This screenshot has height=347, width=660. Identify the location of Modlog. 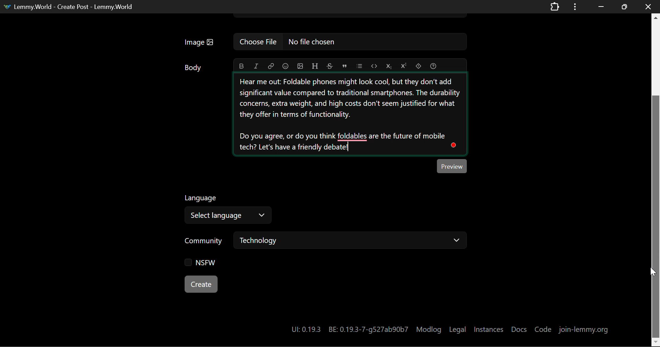
(429, 329).